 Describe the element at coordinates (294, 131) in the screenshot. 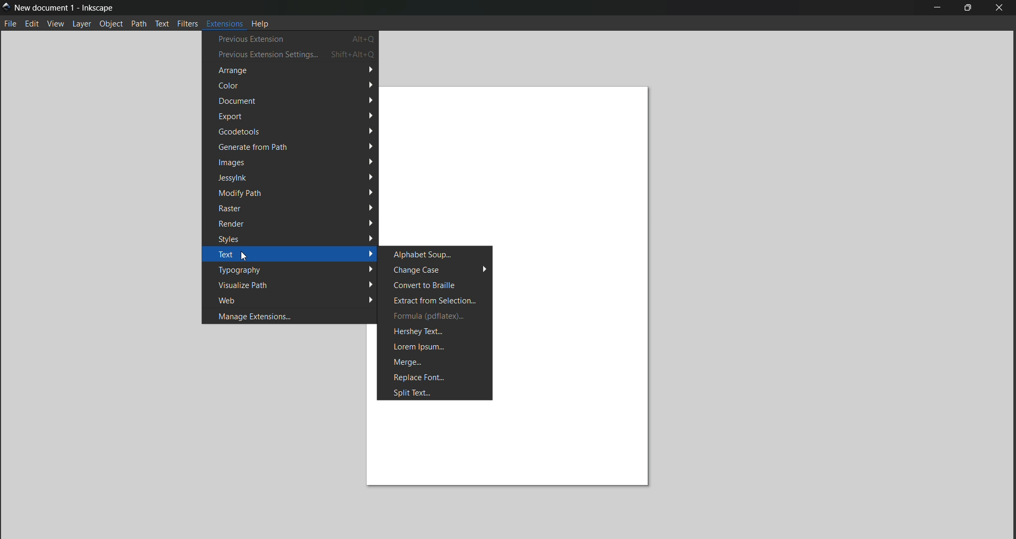

I see `Gcode tools` at that location.